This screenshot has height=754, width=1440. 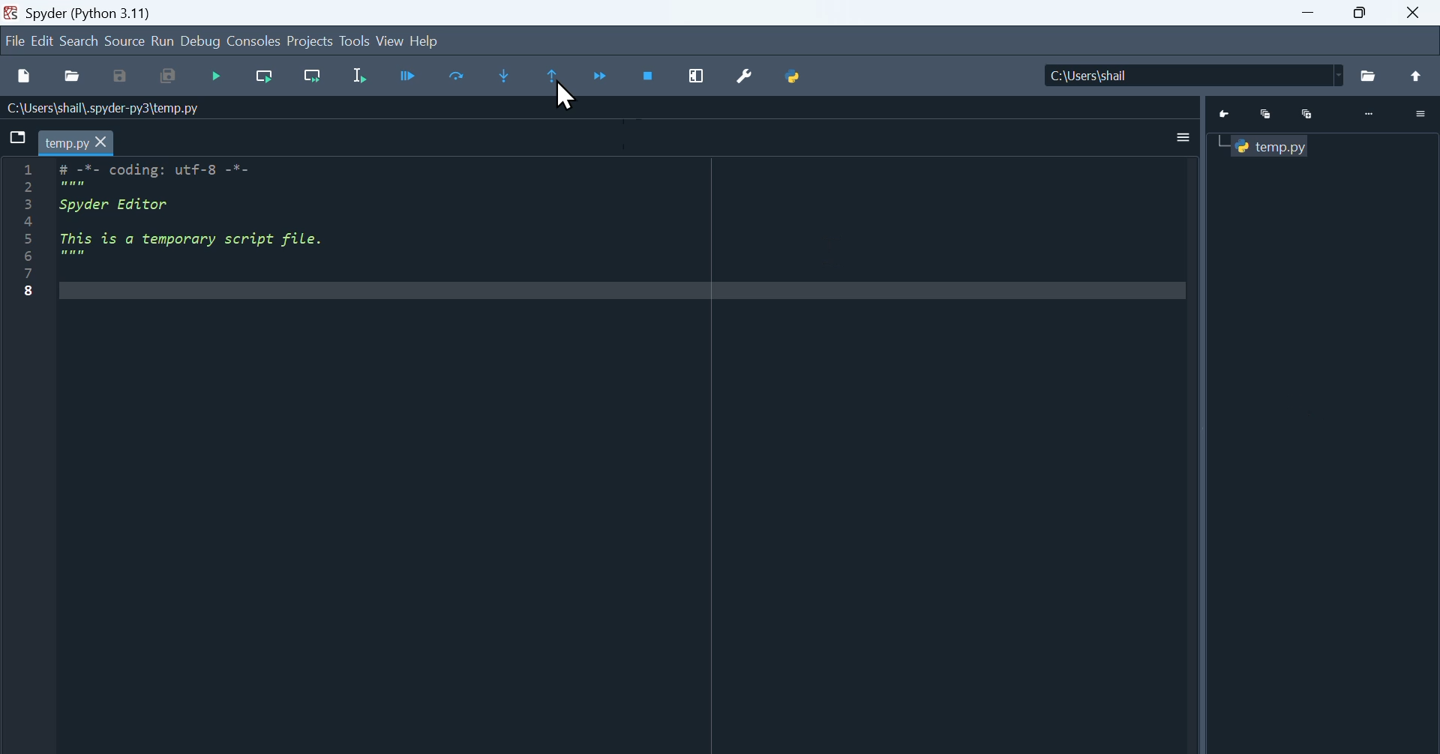 I want to click on Source, so click(x=124, y=39).